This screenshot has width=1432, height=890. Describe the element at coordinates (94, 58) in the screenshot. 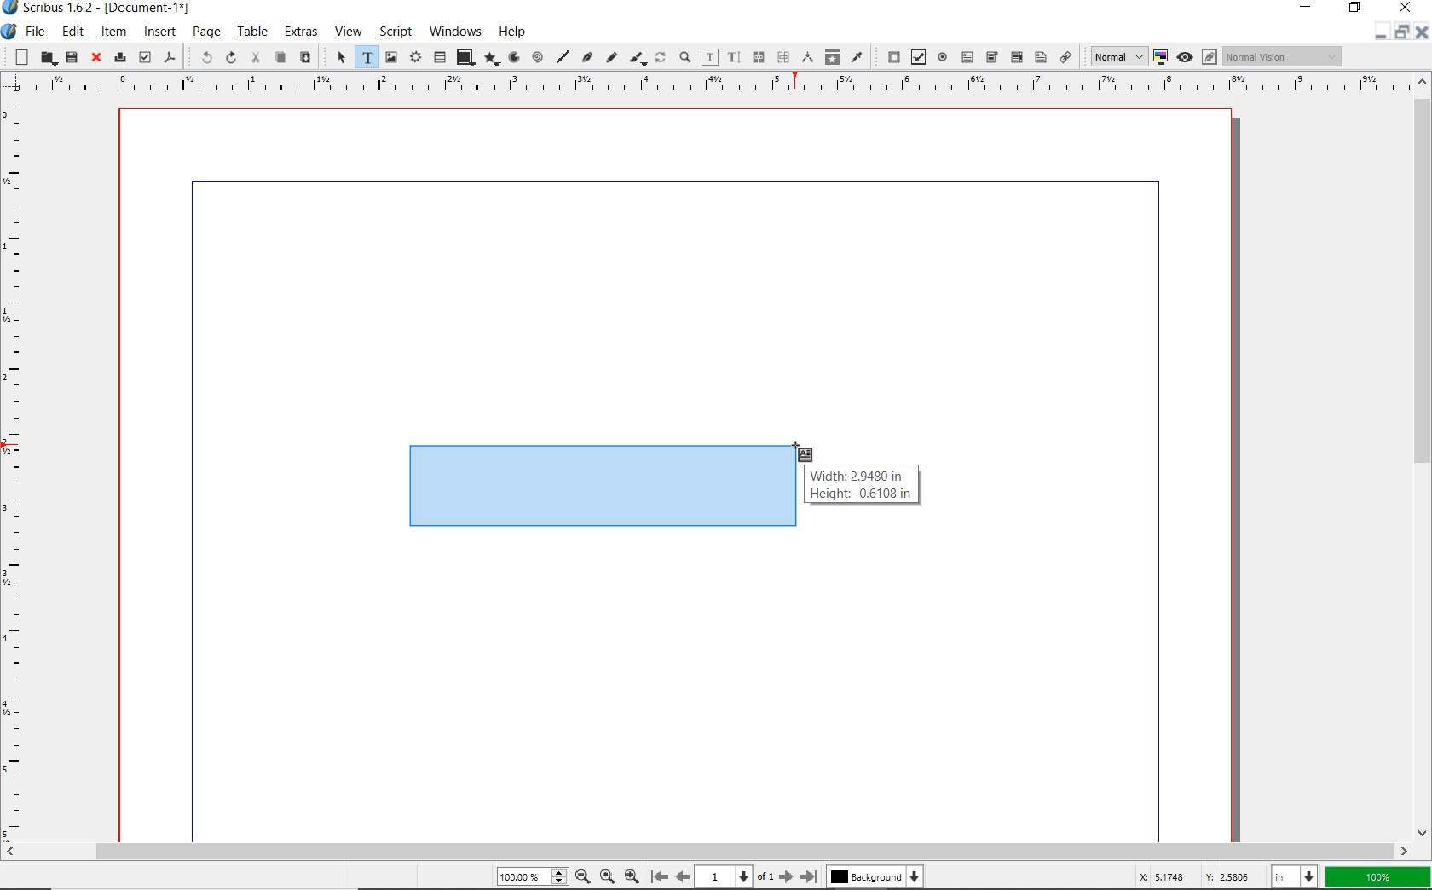

I see `close` at that location.